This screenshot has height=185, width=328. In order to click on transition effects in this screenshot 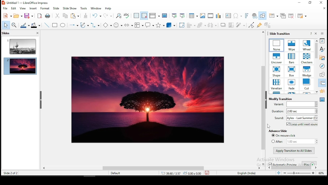, I will do `click(291, 84)`.